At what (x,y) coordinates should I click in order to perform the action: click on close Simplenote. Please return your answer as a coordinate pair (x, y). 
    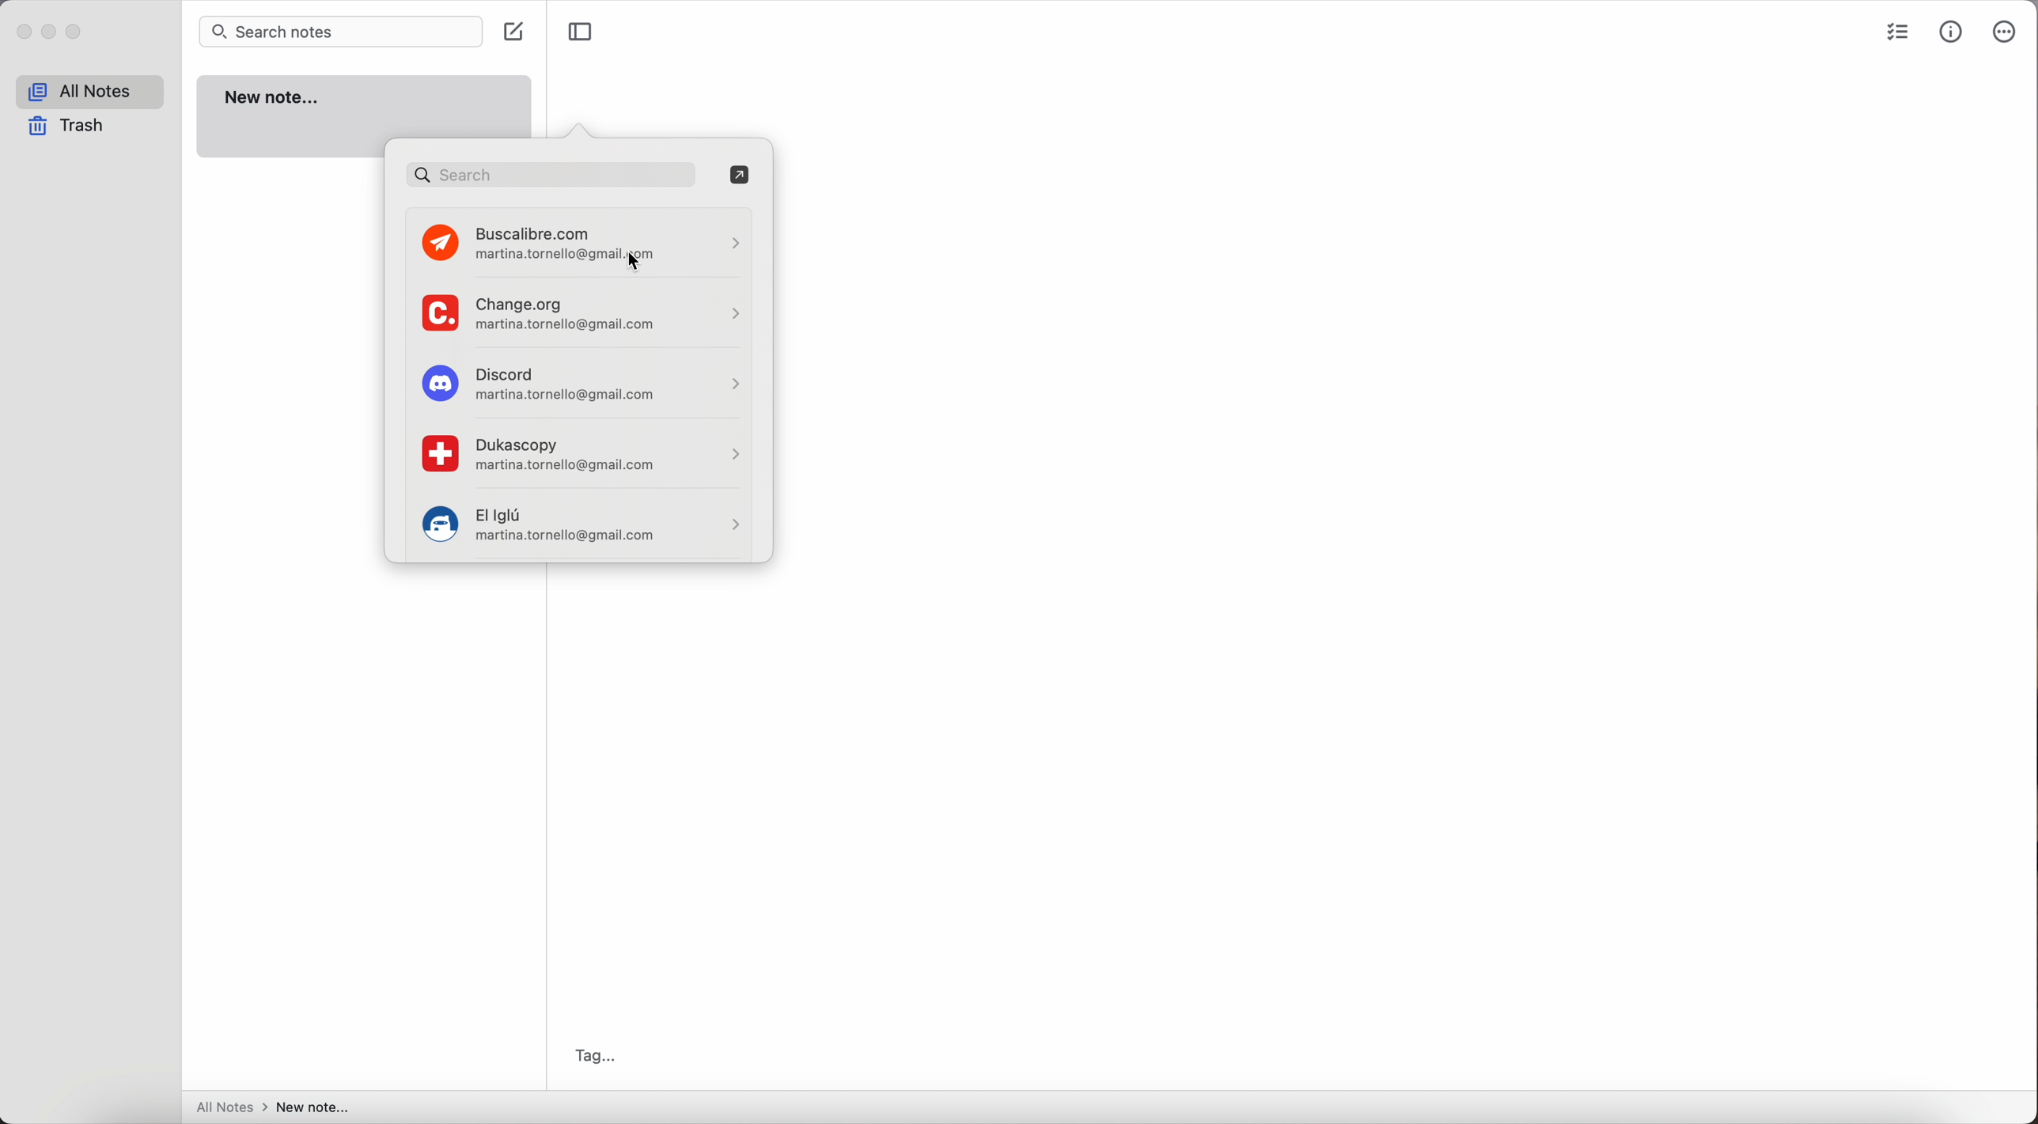
    Looking at the image, I should click on (23, 32).